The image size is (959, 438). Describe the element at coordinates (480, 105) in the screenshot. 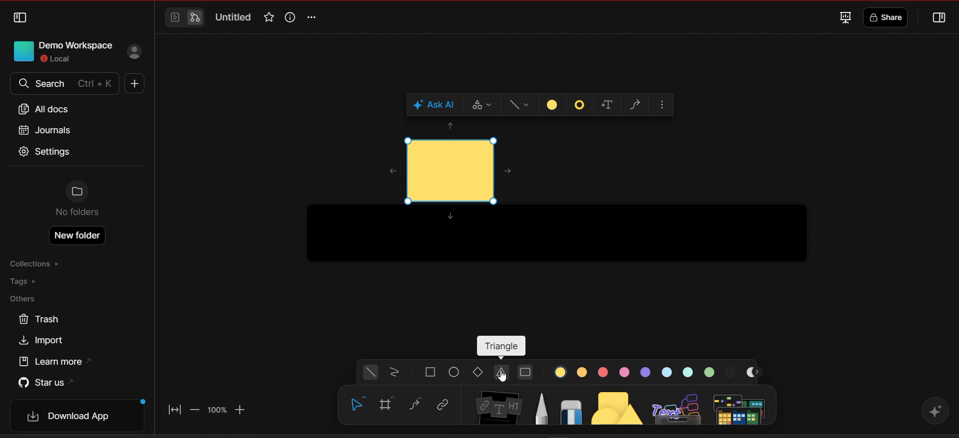

I see `switch type` at that location.